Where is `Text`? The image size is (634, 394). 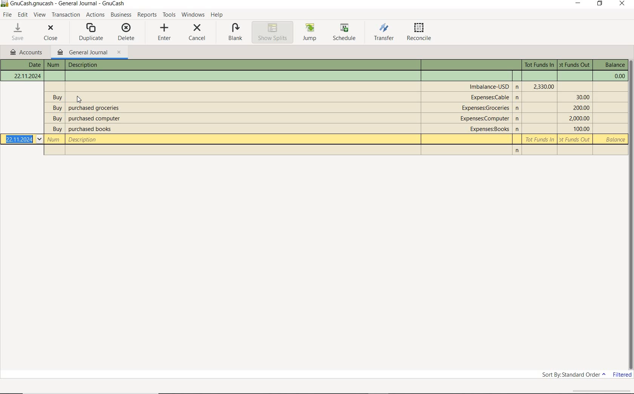 Text is located at coordinates (110, 65).